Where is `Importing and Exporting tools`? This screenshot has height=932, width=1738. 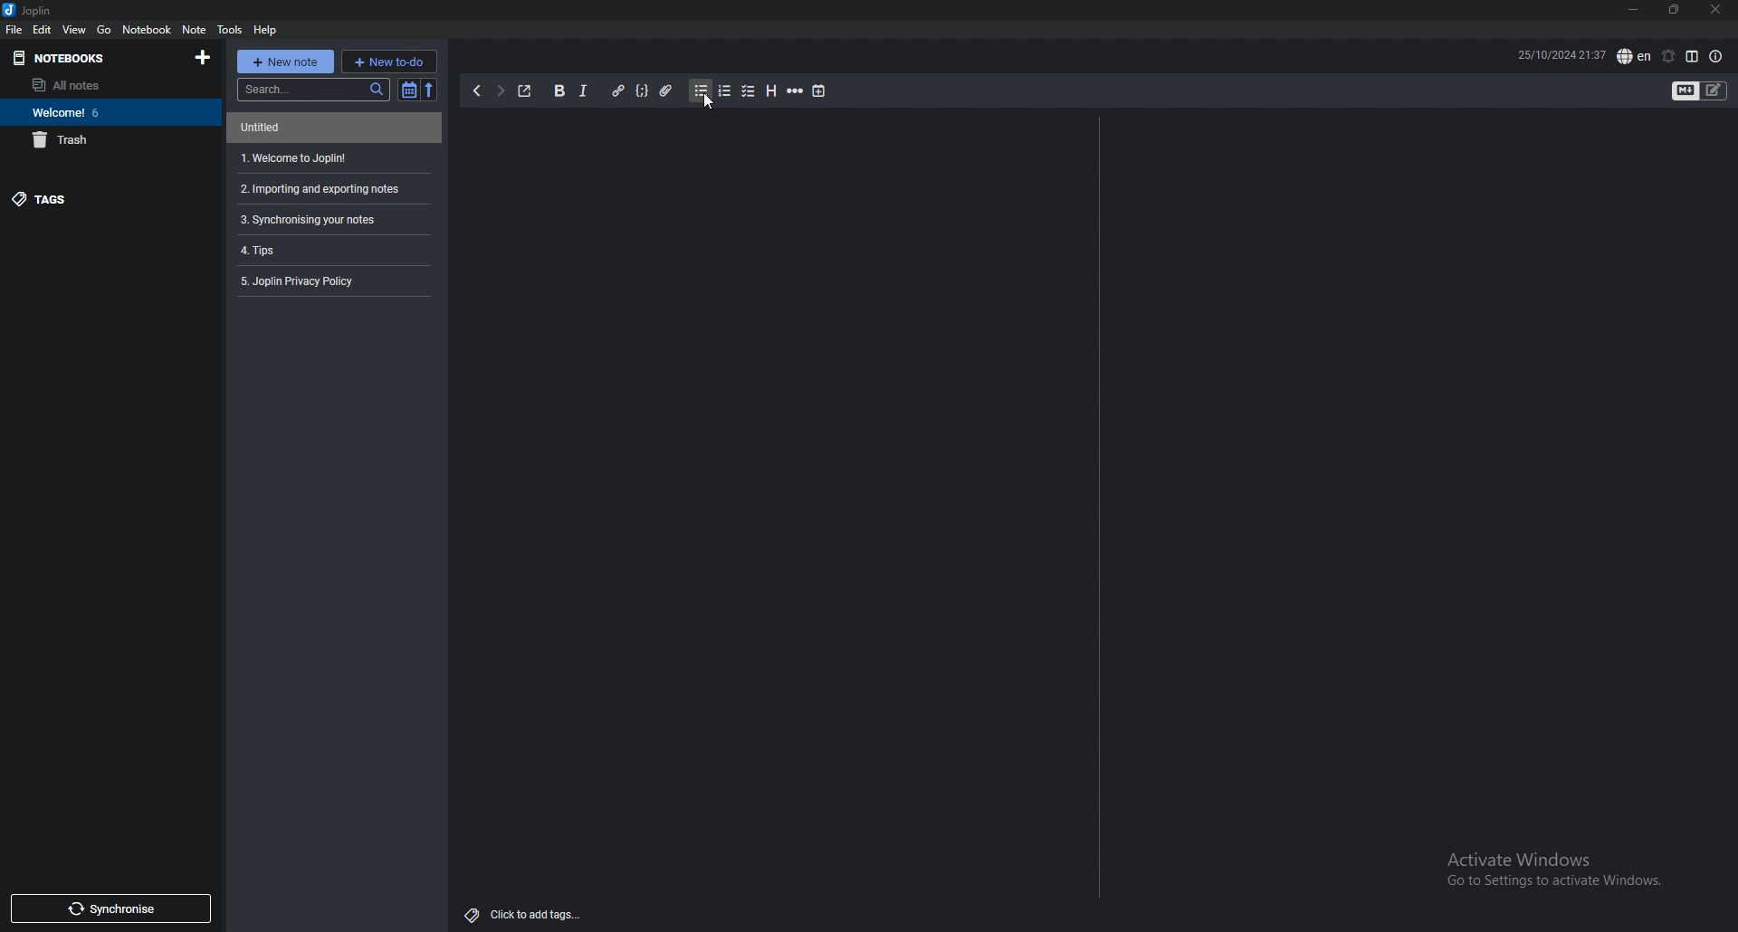 Importing and Exporting tools is located at coordinates (325, 187).